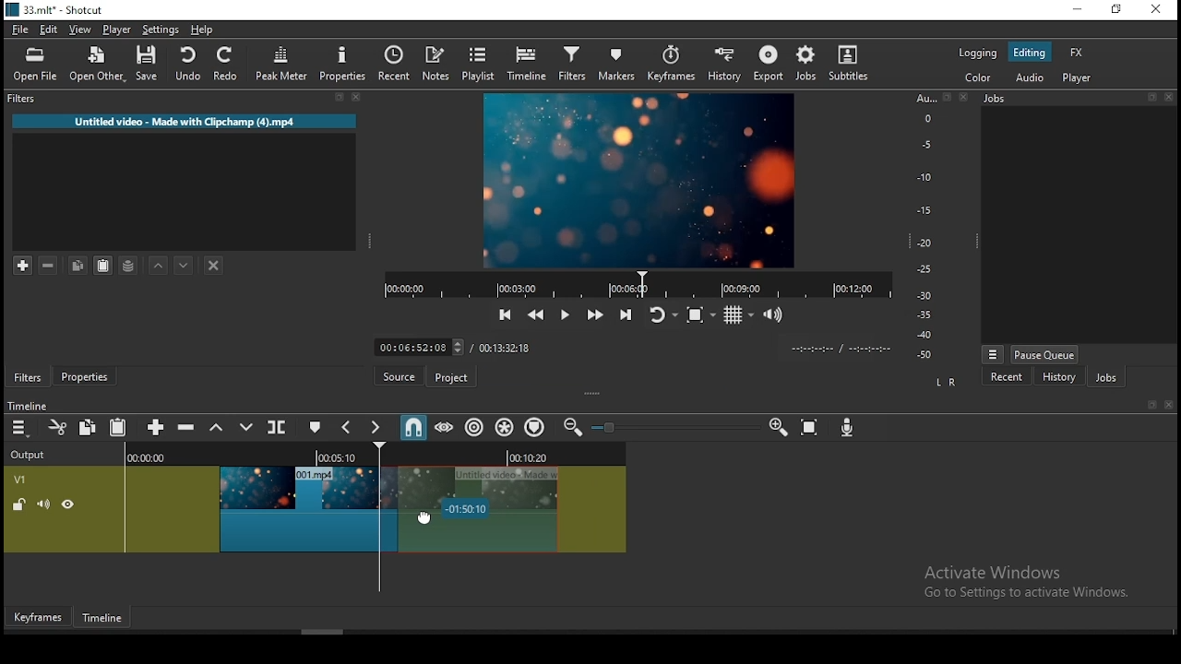 The width and height of the screenshot is (1181, 664). What do you see at coordinates (191, 428) in the screenshot?
I see `ripple delete` at bounding box center [191, 428].